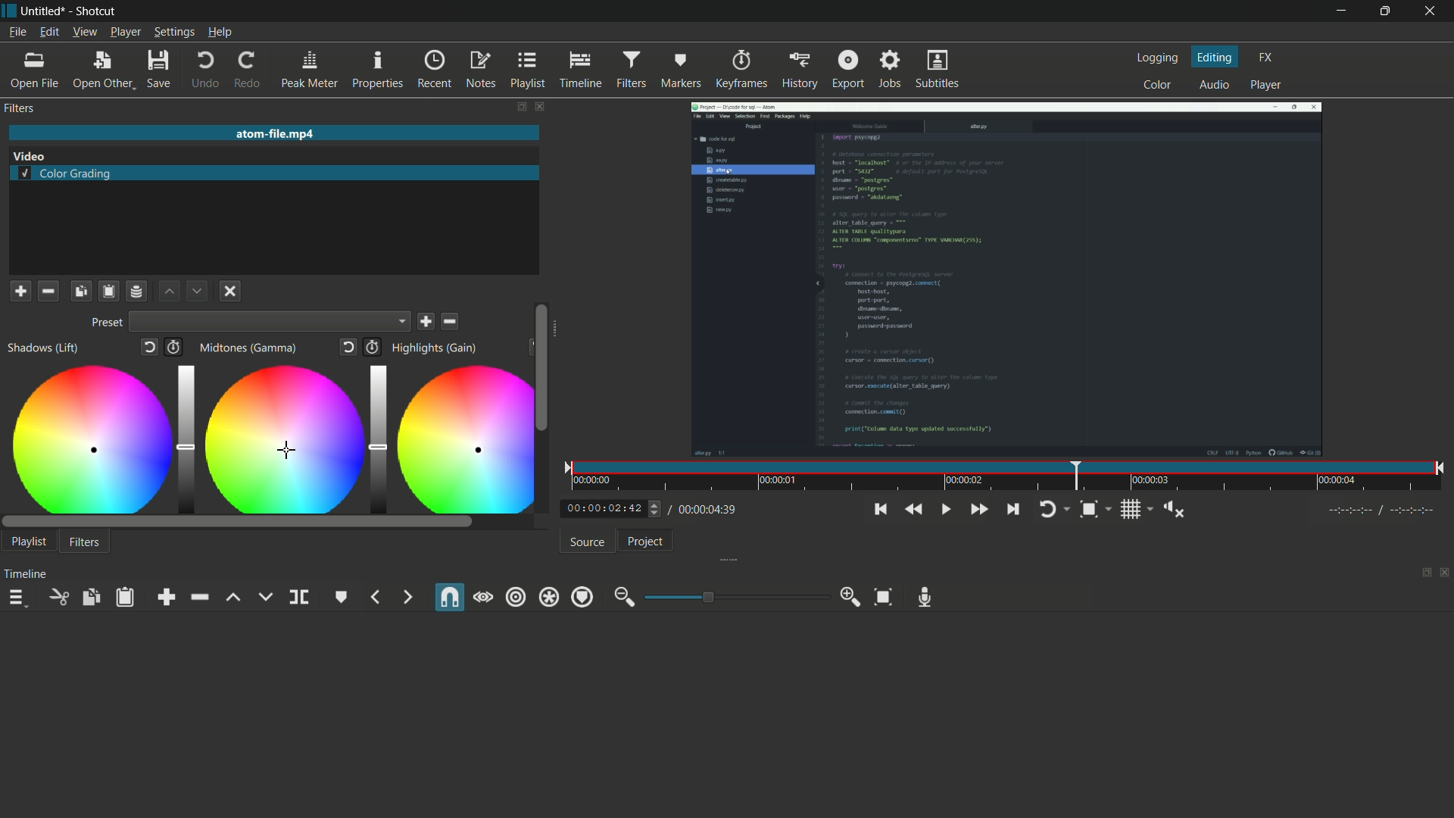  Describe the element at coordinates (198, 597) in the screenshot. I see `ripple delete` at that location.